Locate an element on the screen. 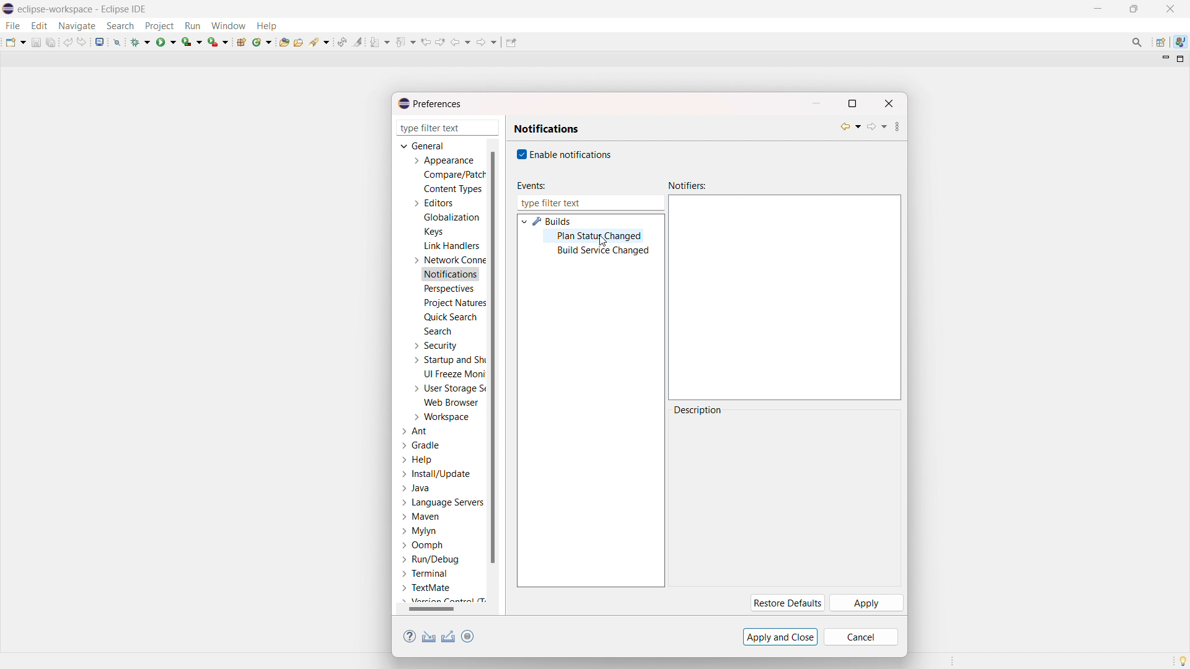 This screenshot has height=669, width=1190. run is located at coordinates (166, 42).